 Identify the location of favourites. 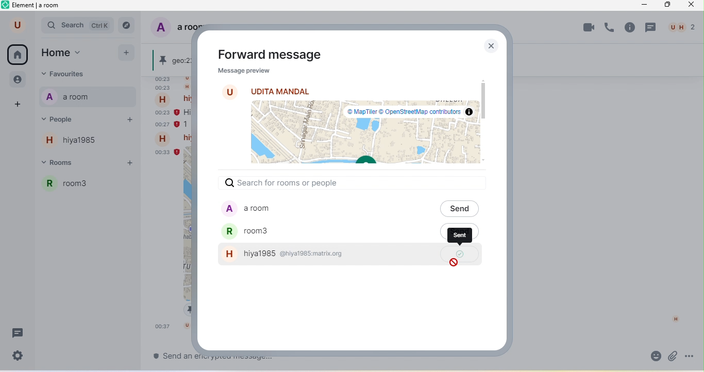
(80, 74).